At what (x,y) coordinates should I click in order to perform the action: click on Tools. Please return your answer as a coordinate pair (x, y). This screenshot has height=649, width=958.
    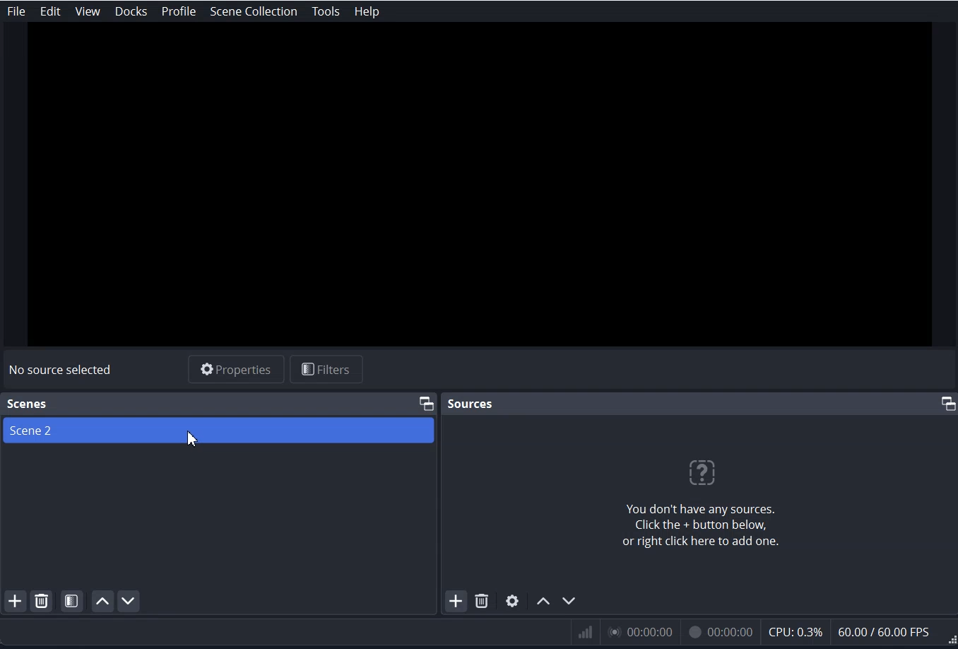
    Looking at the image, I should click on (325, 11).